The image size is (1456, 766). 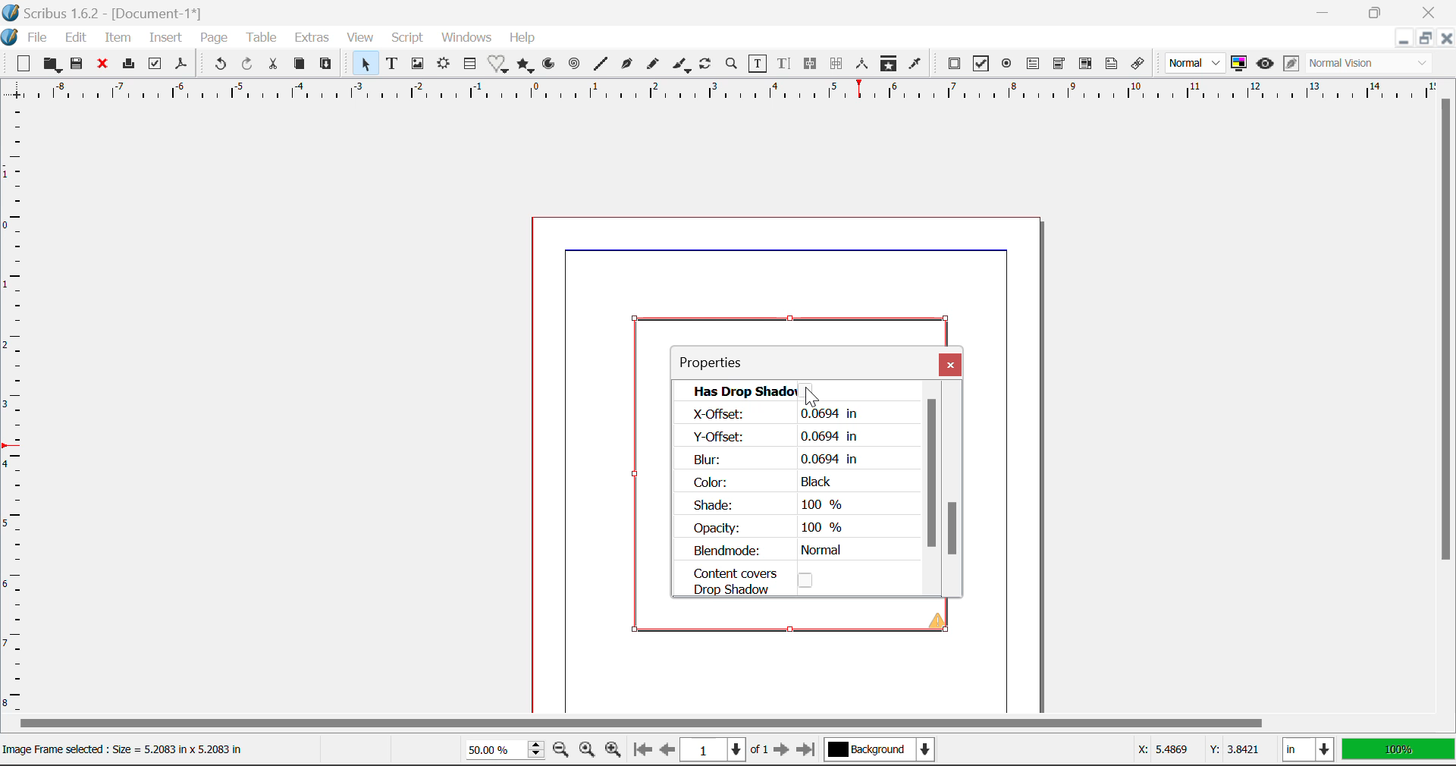 What do you see at coordinates (811, 65) in the screenshot?
I see `Link Text Frames` at bounding box center [811, 65].